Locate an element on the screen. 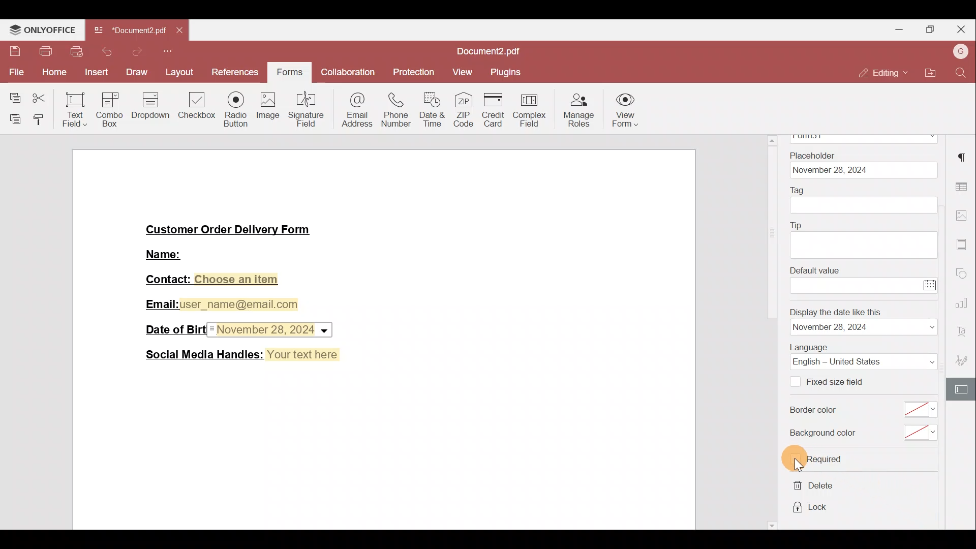 The width and height of the screenshot is (976, 549). ZIP code is located at coordinates (466, 111).